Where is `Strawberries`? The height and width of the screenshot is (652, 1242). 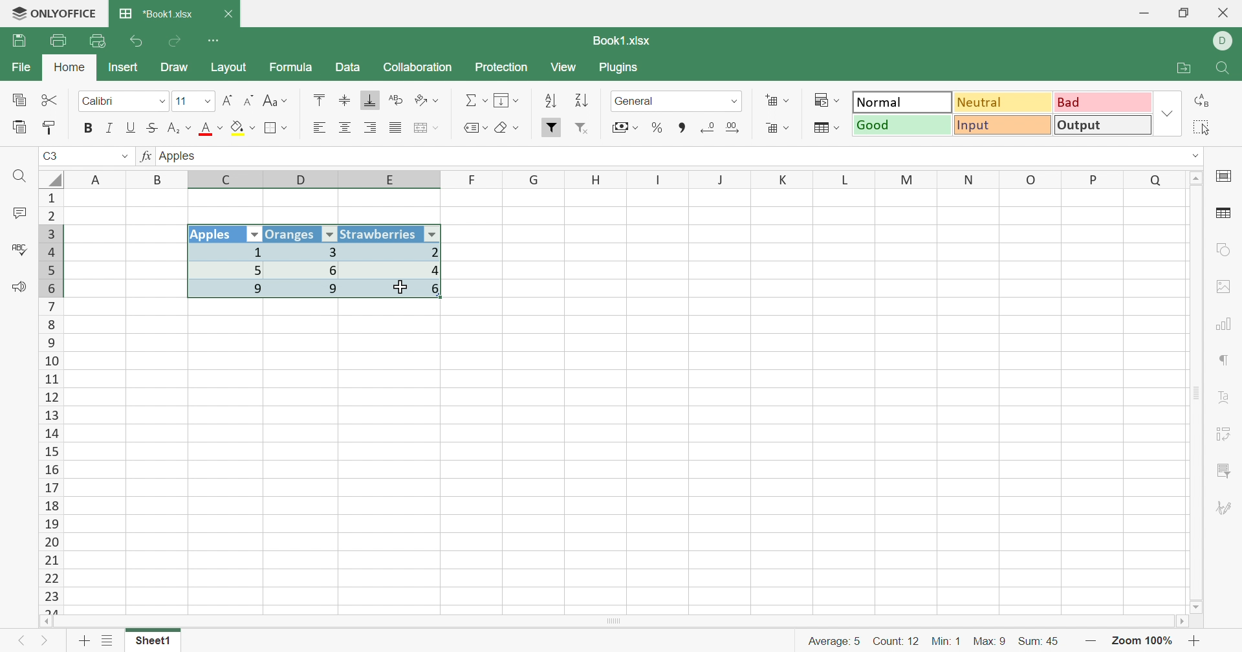
Strawberries is located at coordinates (380, 234).